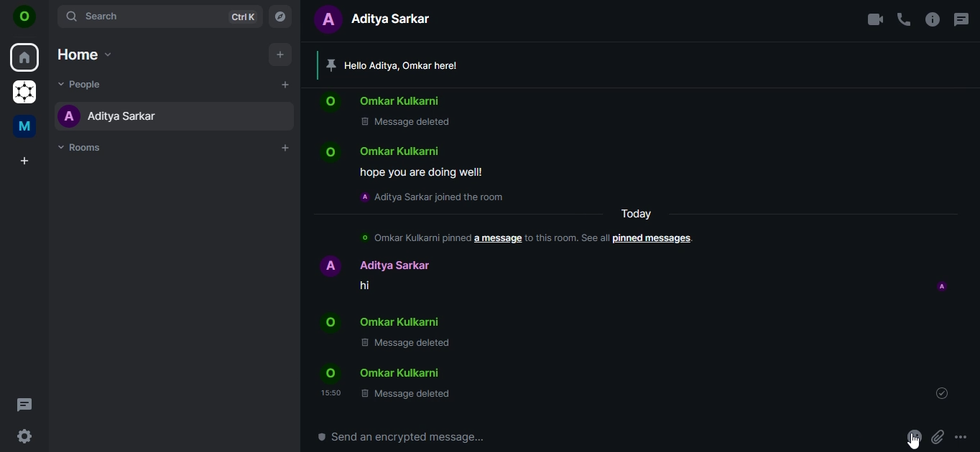 The image size is (980, 452). I want to click on on, so click(27, 17).